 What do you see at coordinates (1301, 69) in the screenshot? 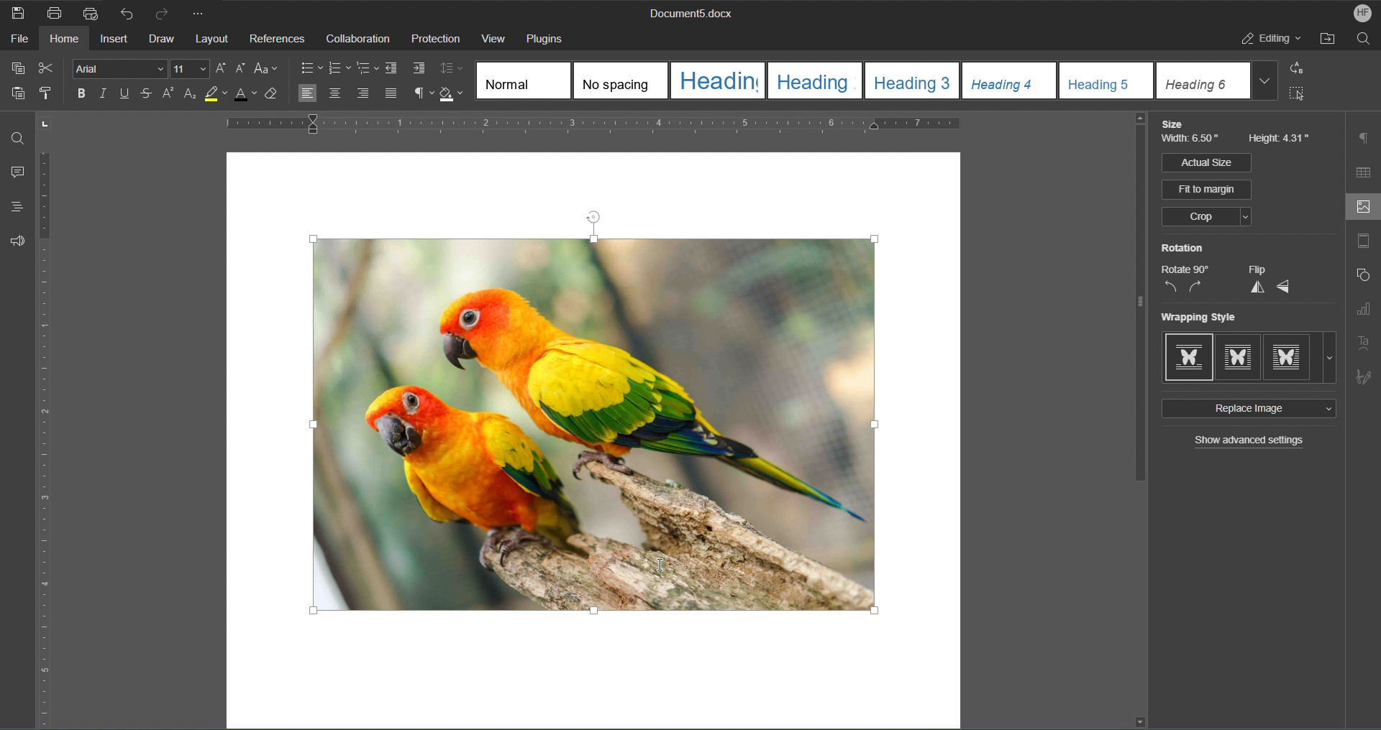
I see `Replace` at bounding box center [1301, 69].